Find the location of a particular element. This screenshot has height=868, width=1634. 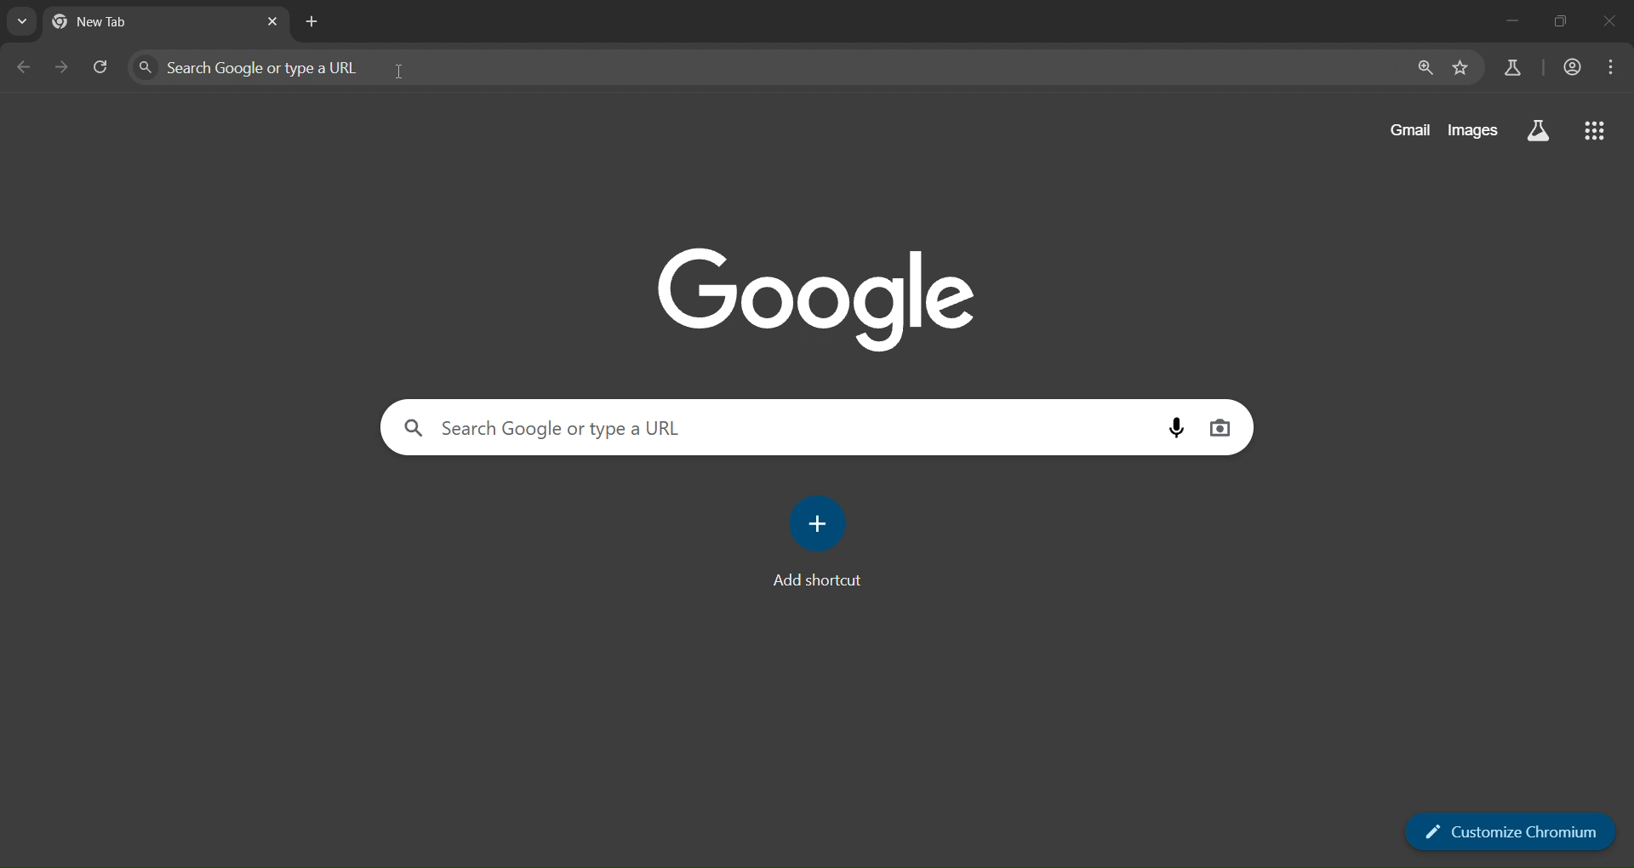

restore down is located at coordinates (1558, 20).